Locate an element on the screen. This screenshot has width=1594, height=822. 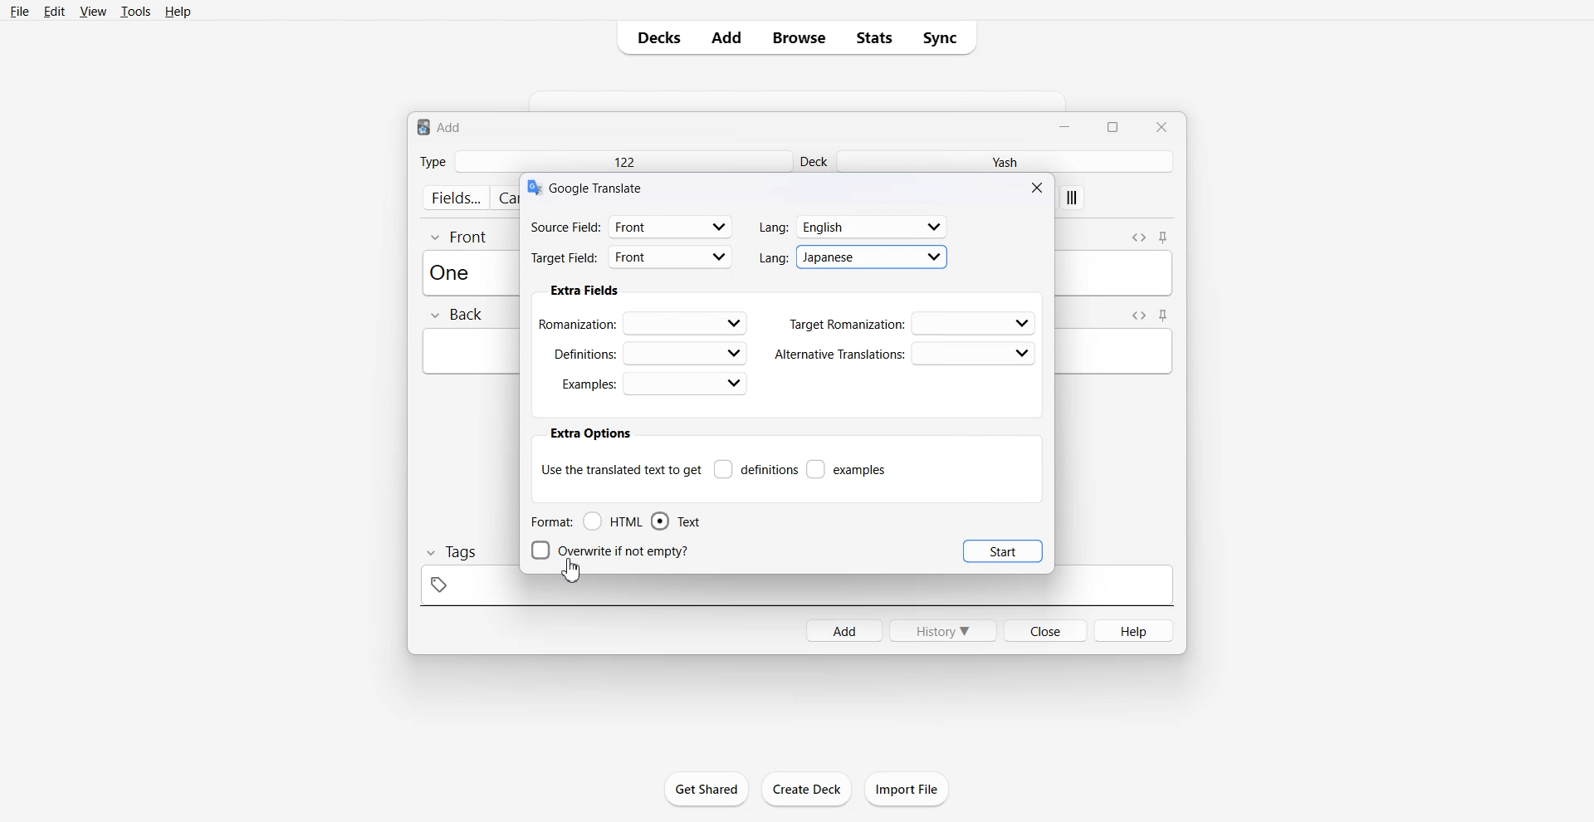
Add is located at coordinates (843, 630).